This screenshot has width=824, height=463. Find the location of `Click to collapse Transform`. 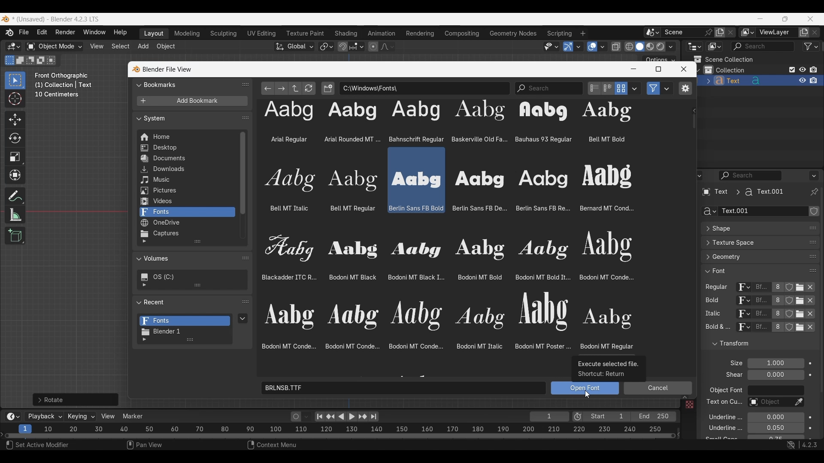

Click to collapse Transform is located at coordinates (753, 344).